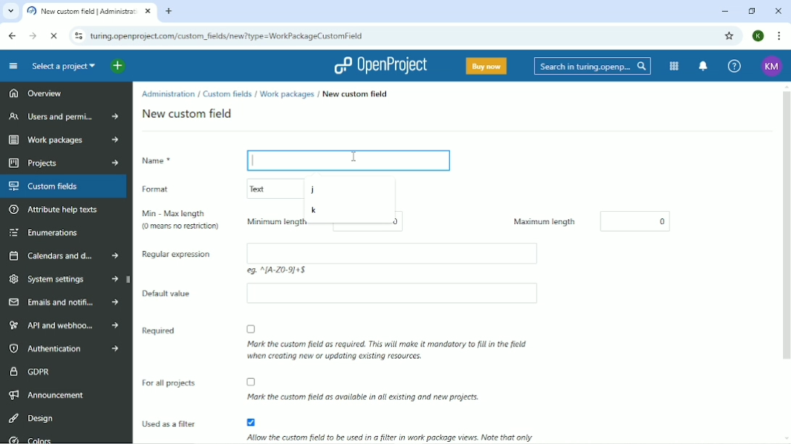 Image resolution: width=791 pixels, height=444 pixels. I want to click on Mark the custom field as available in all existing and new projects, so click(366, 388).